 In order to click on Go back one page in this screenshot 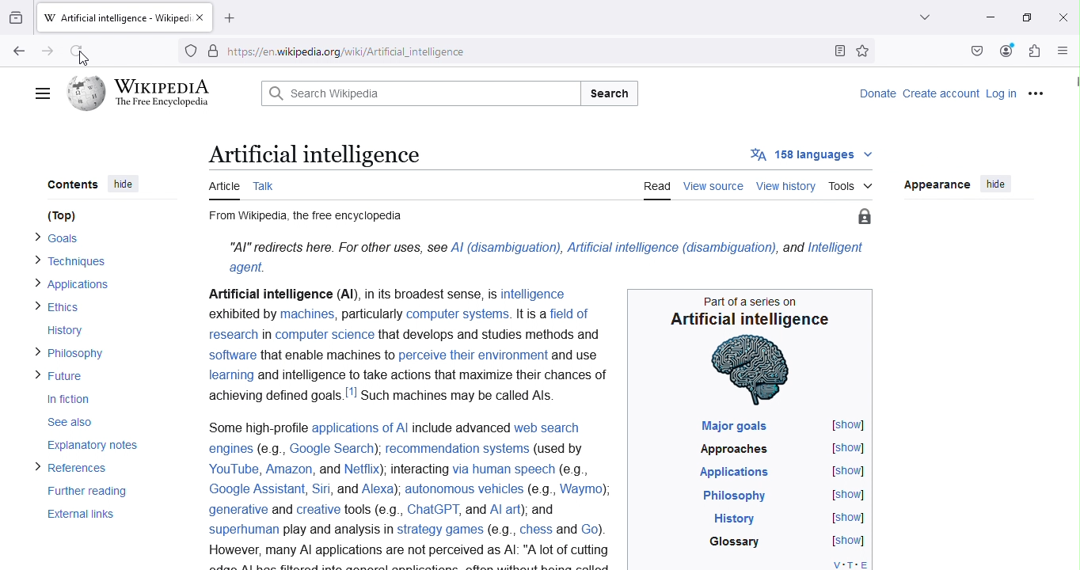, I will do `click(48, 51)`.